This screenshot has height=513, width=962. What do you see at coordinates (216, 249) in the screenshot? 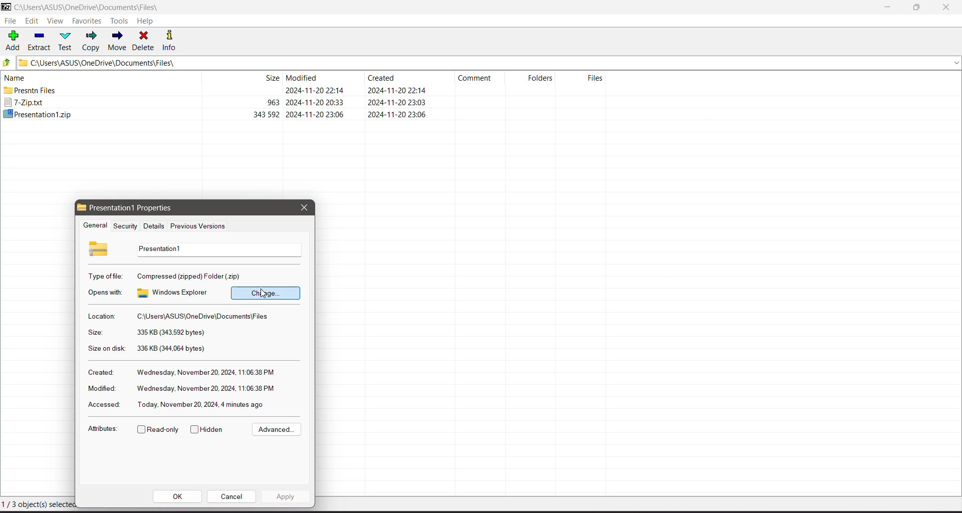
I see `Selected file name` at bounding box center [216, 249].